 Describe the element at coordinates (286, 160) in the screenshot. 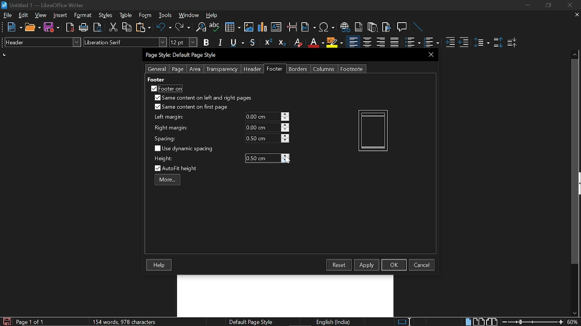

I see `Decrease height` at that location.